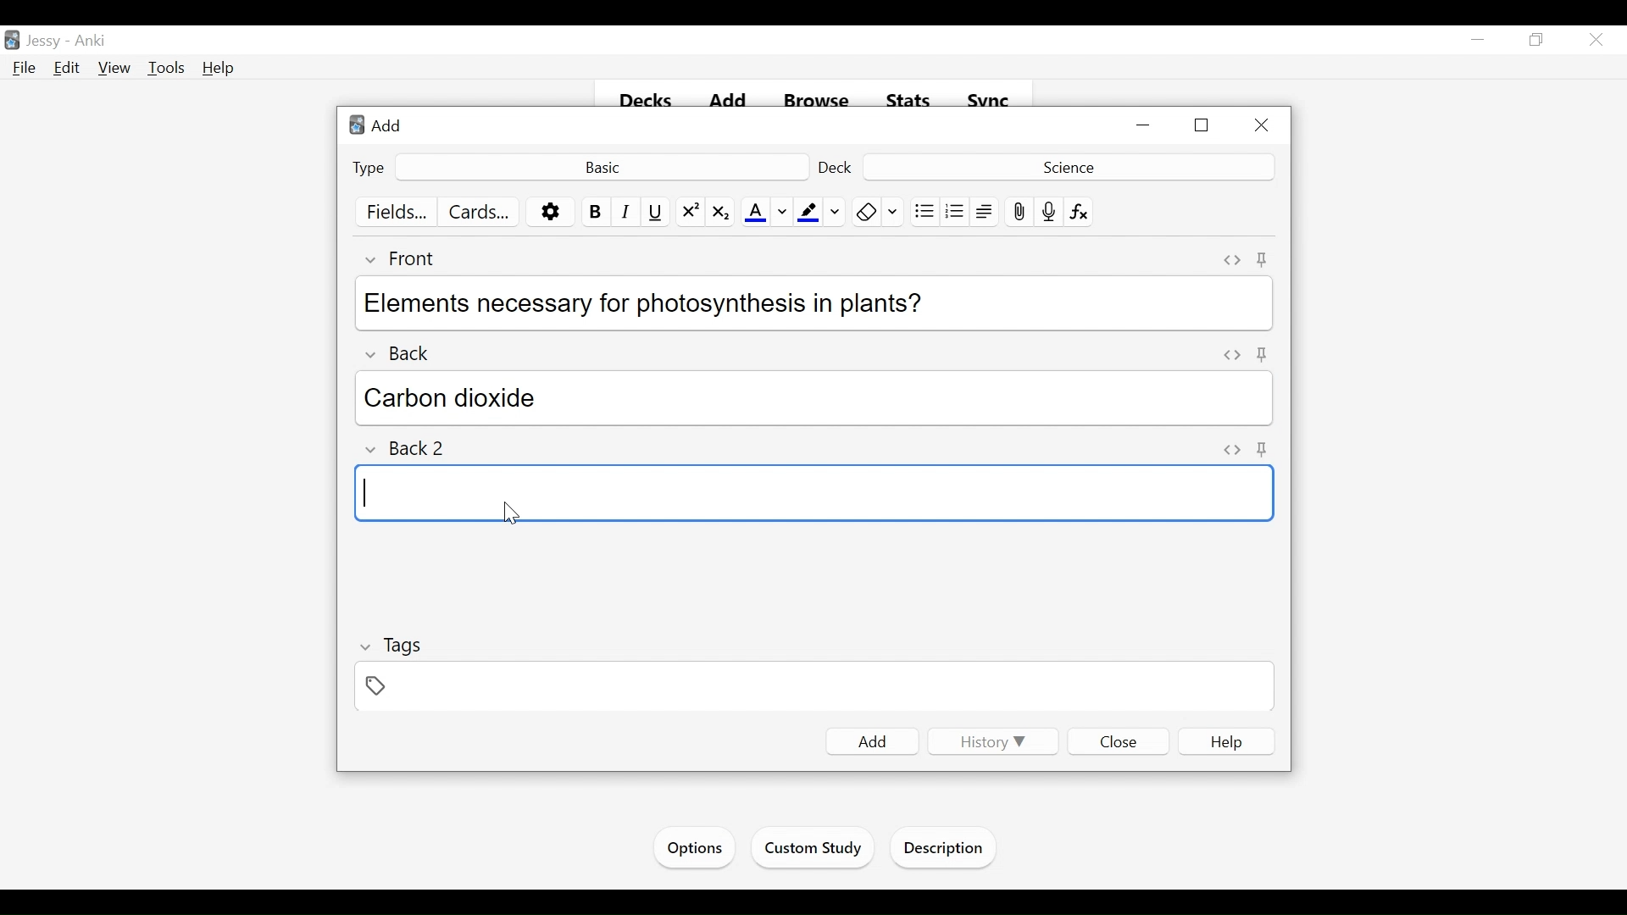 This screenshot has width=1627, height=915. Describe the element at coordinates (1478, 41) in the screenshot. I see `minimize` at that location.